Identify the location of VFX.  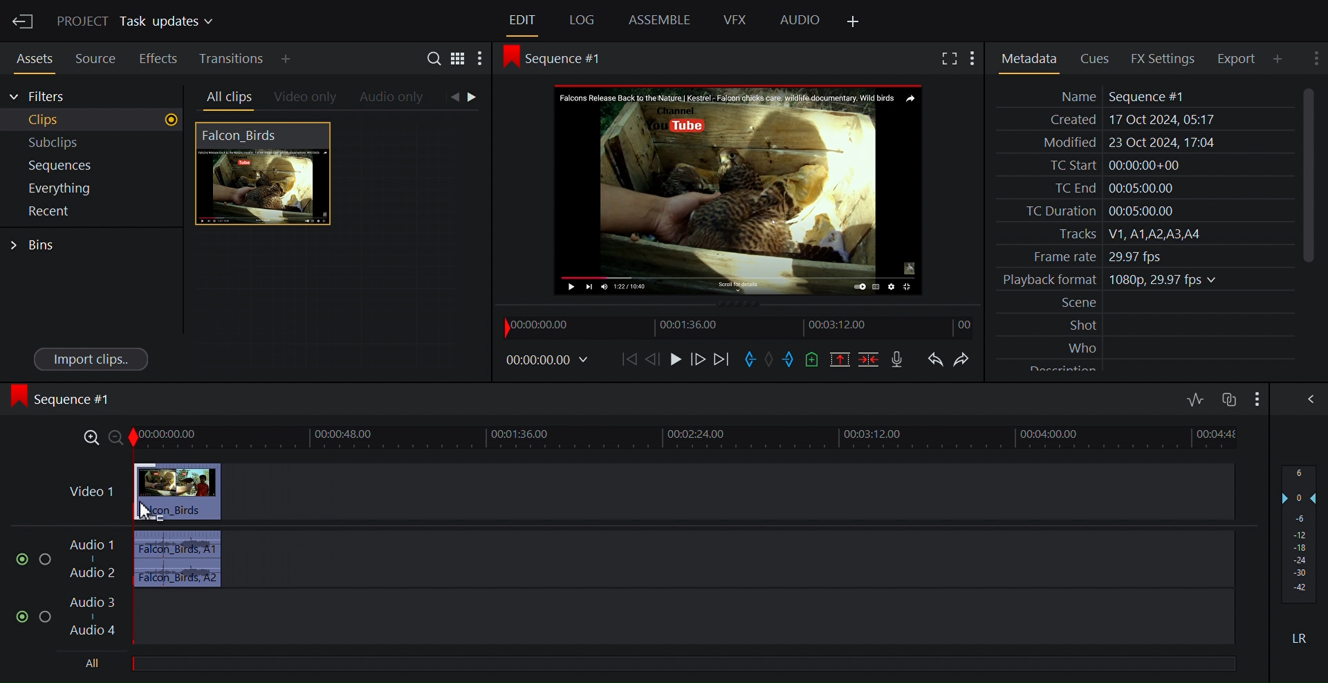
(736, 19).